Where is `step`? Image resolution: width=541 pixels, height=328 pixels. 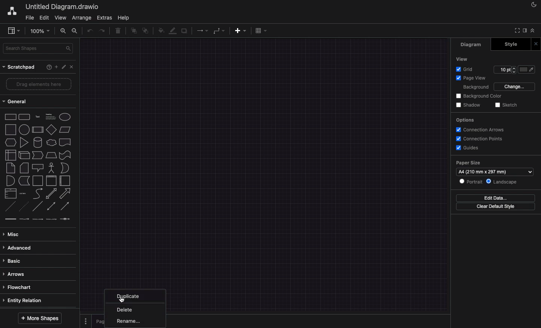
step is located at coordinates (38, 155).